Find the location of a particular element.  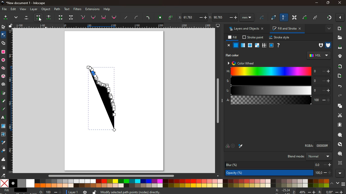

spray is located at coordinates (5, 167).